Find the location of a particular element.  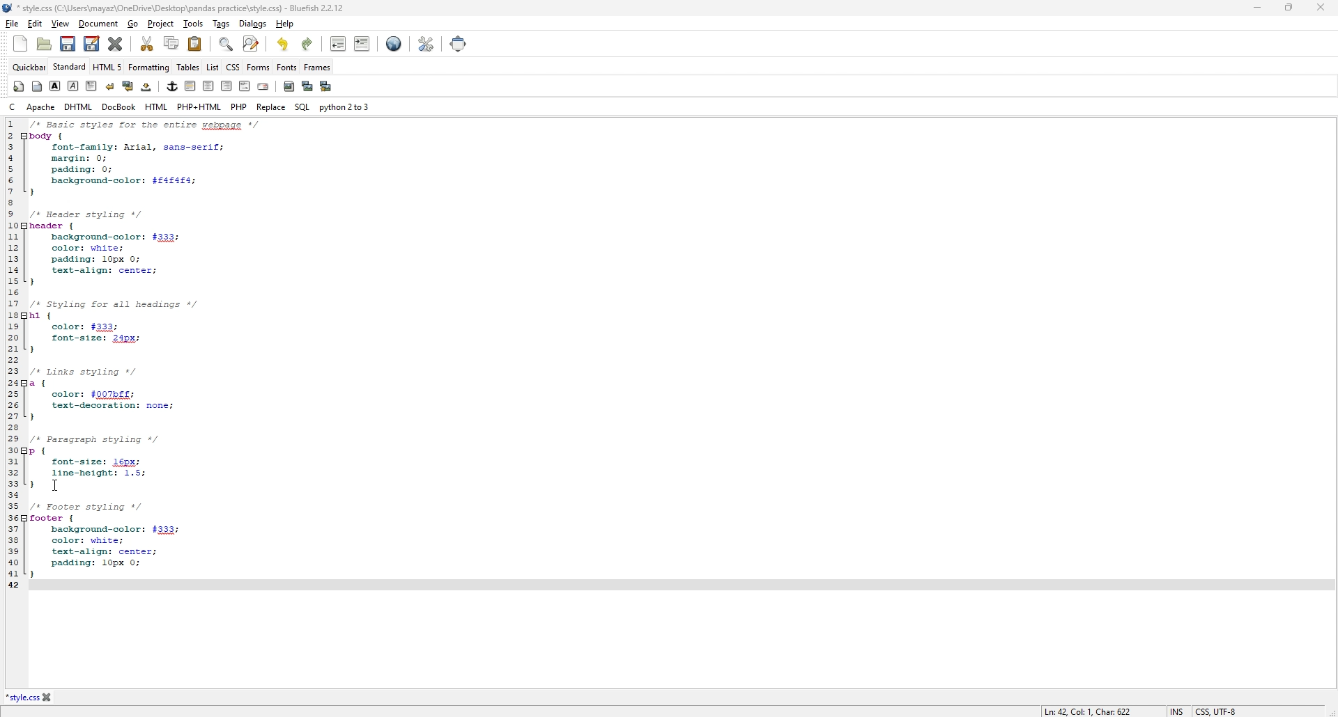

edit is located at coordinates (36, 22).